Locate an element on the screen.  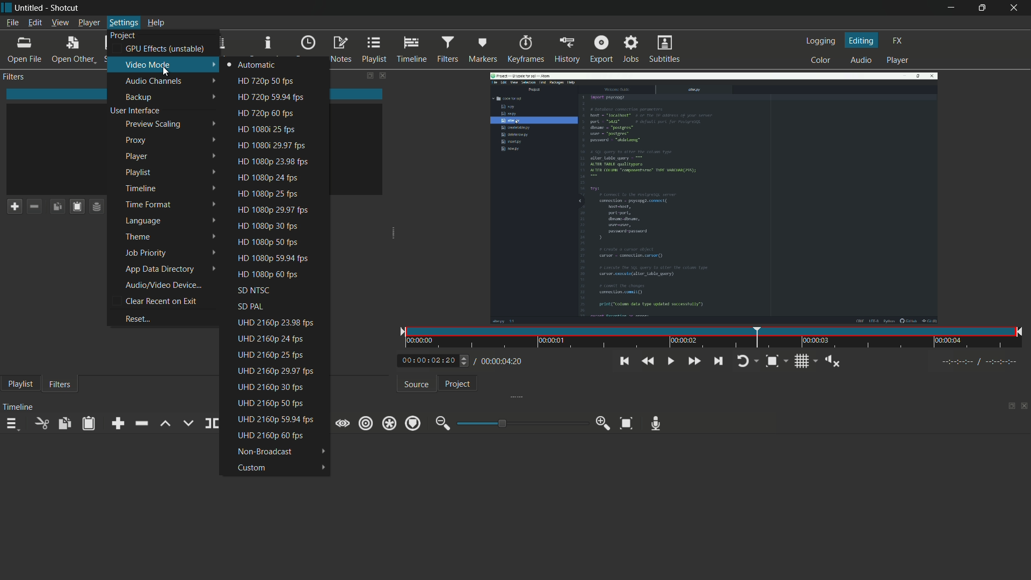
cut is located at coordinates (41, 423).